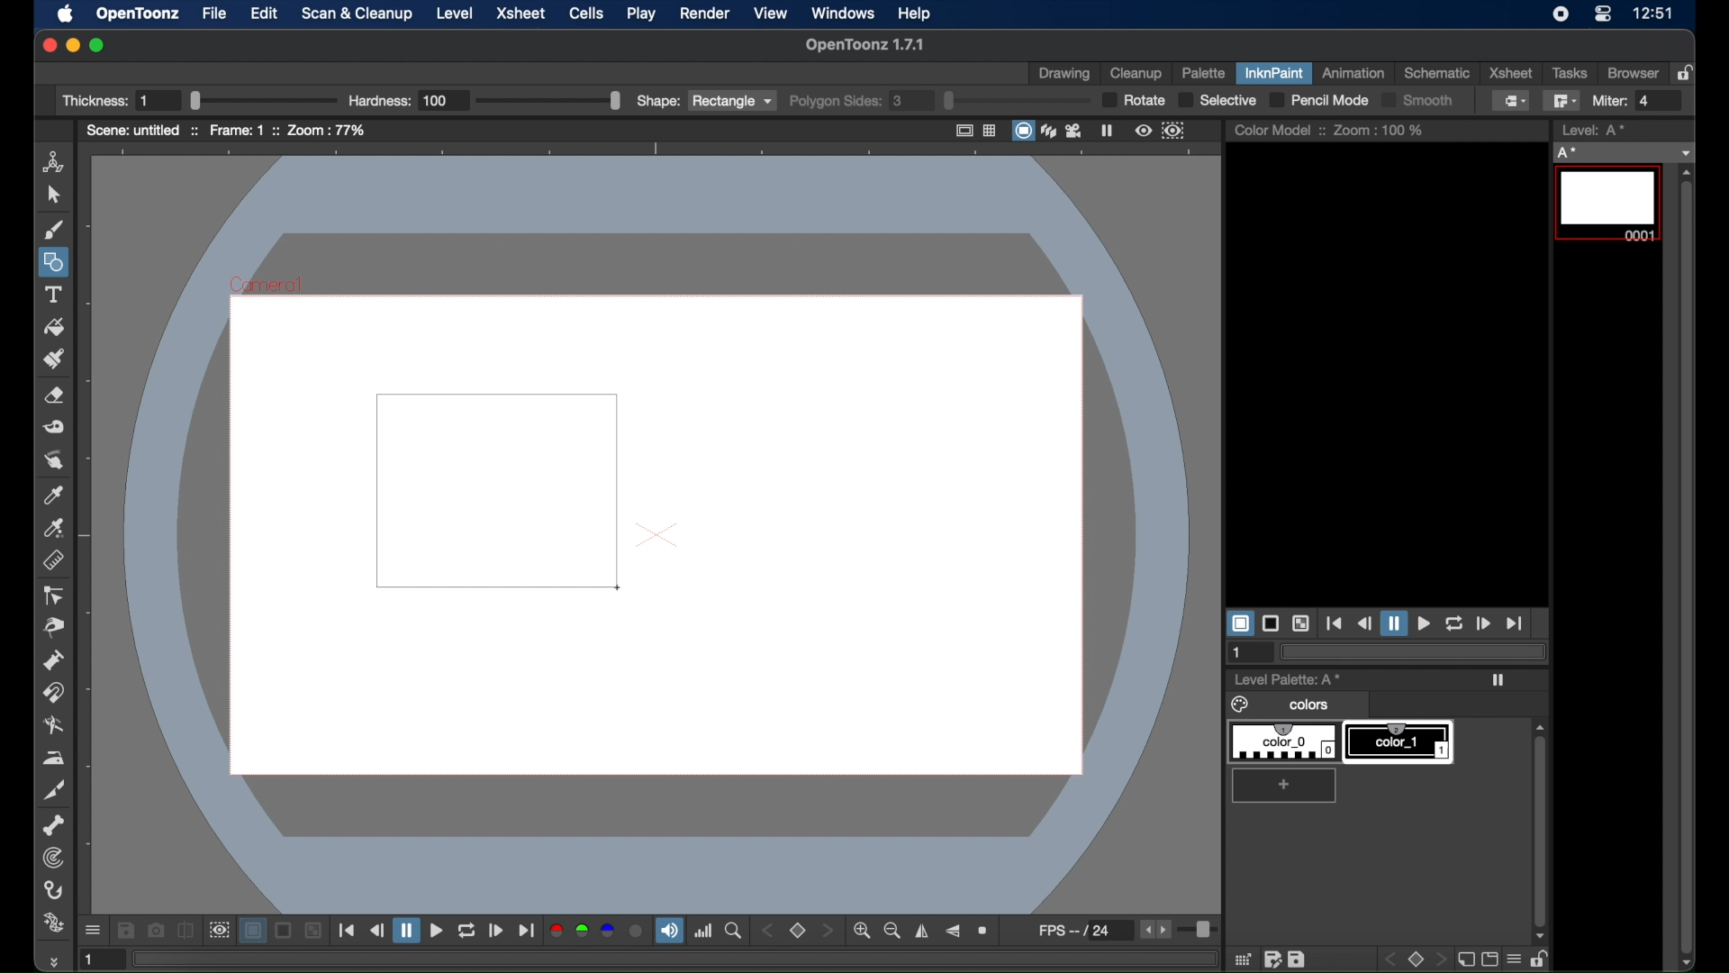 The height and width of the screenshot is (973, 1729). Describe the element at coordinates (1238, 653) in the screenshot. I see `1` at that location.